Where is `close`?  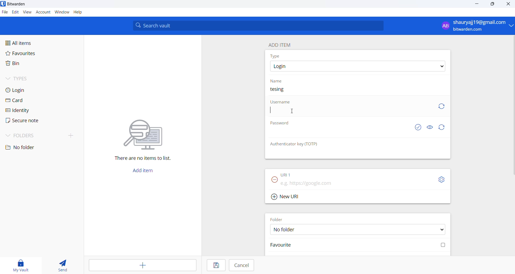 close is located at coordinates (509, 4).